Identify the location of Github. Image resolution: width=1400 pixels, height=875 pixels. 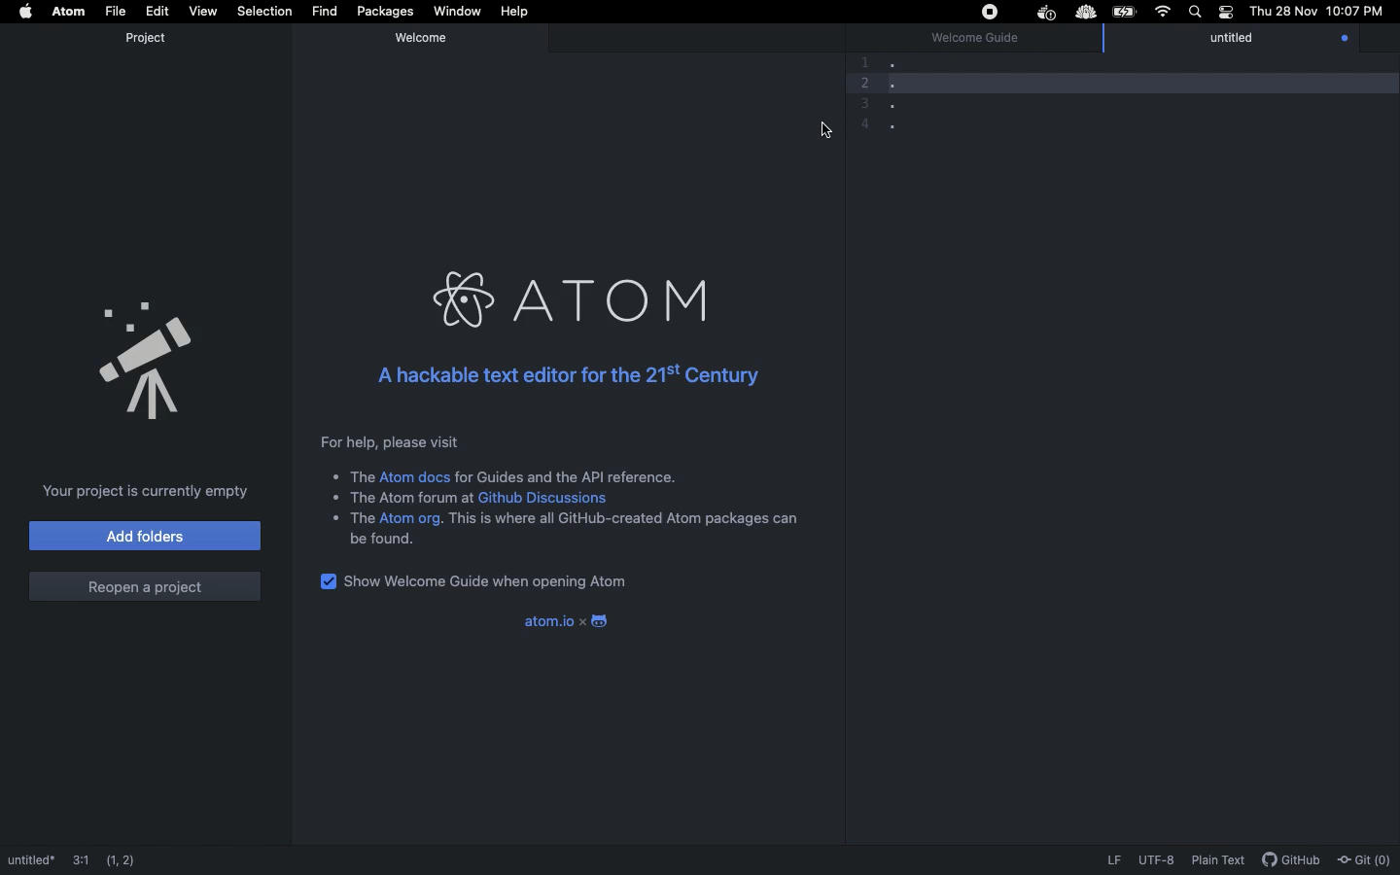
(1289, 859).